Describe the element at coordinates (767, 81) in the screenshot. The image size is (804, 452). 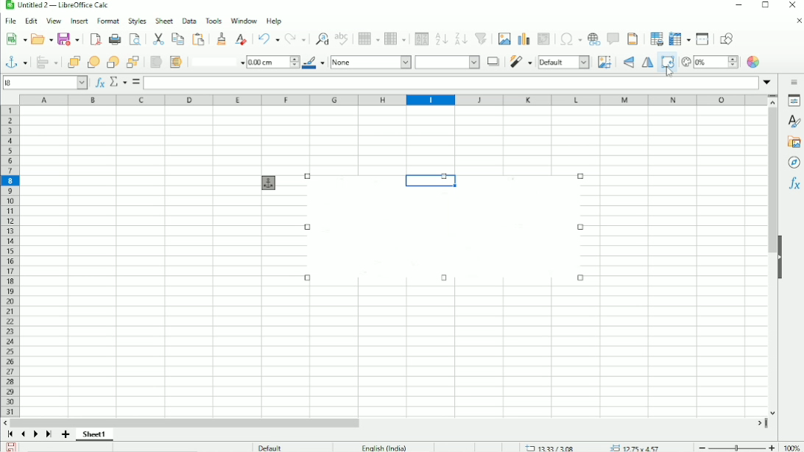
I see `Expand formula bar` at that location.